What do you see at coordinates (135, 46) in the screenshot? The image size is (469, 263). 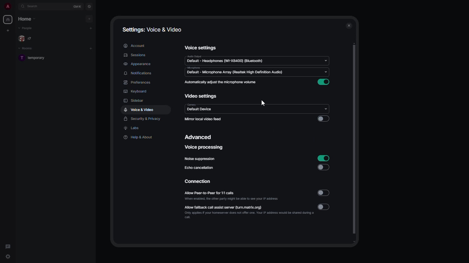 I see `account` at bounding box center [135, 46].